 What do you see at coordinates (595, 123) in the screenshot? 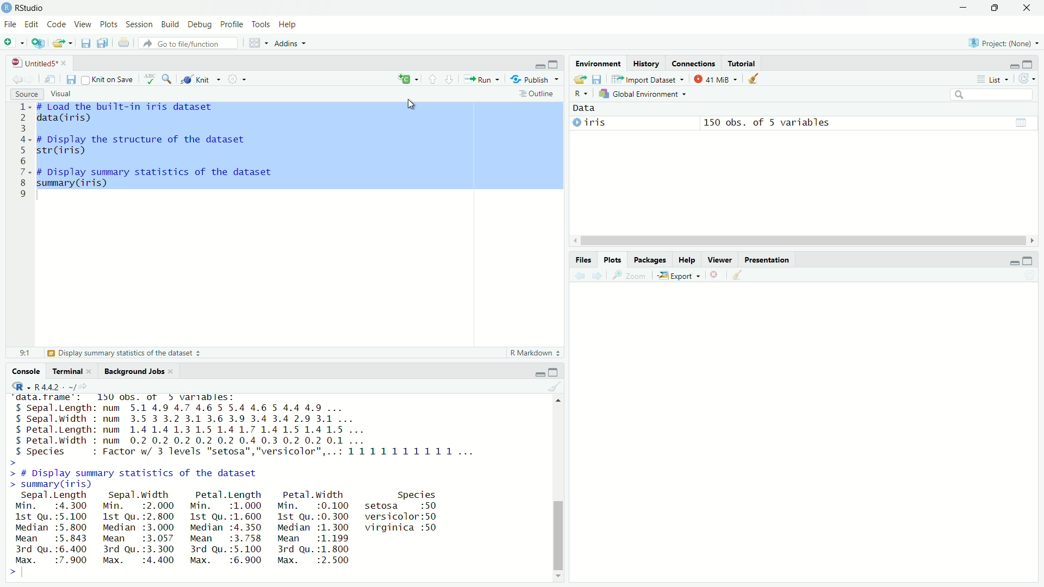
I see `©iris` at bounding box center [595, 123].